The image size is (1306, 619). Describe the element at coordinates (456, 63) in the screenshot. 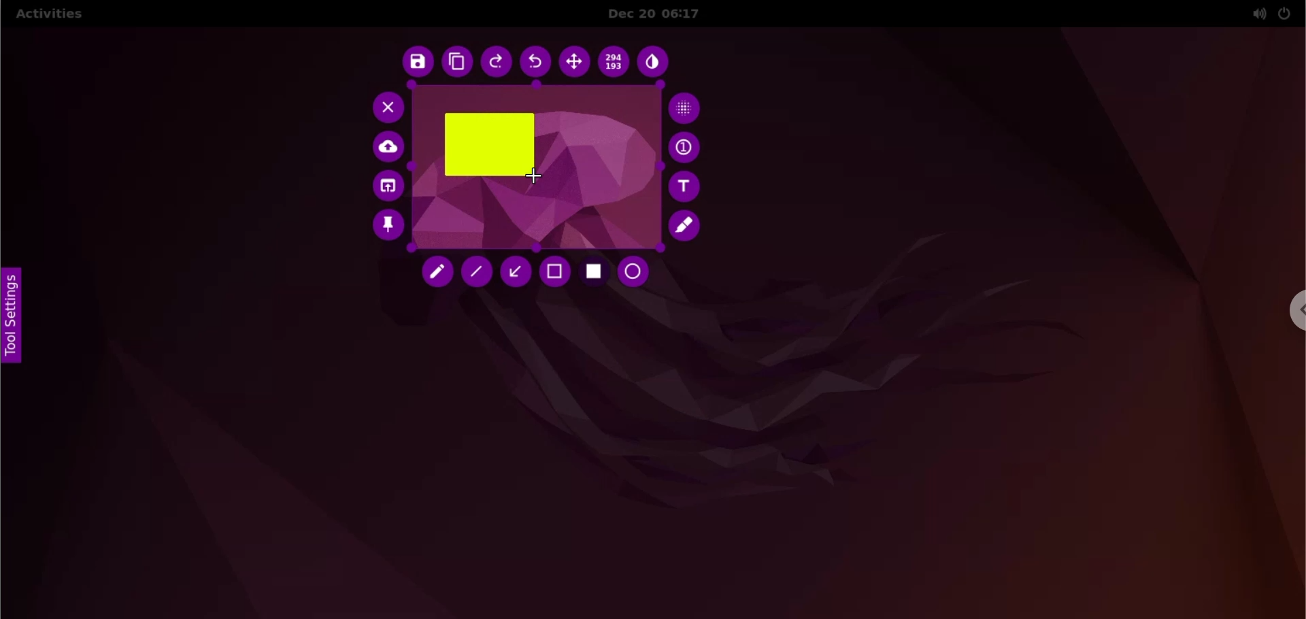

I see `copy to clipboard` at that location.